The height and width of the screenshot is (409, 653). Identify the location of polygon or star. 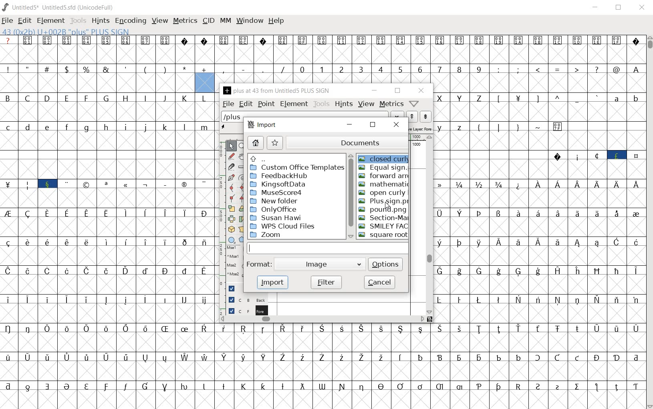
(242, 239).